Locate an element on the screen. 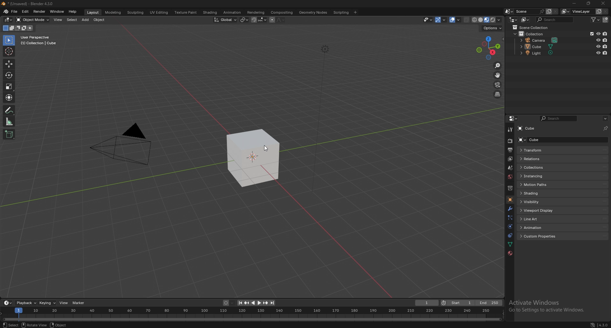 This screenshot has width=611, height=328. scene is located at coordinates (530, 11).